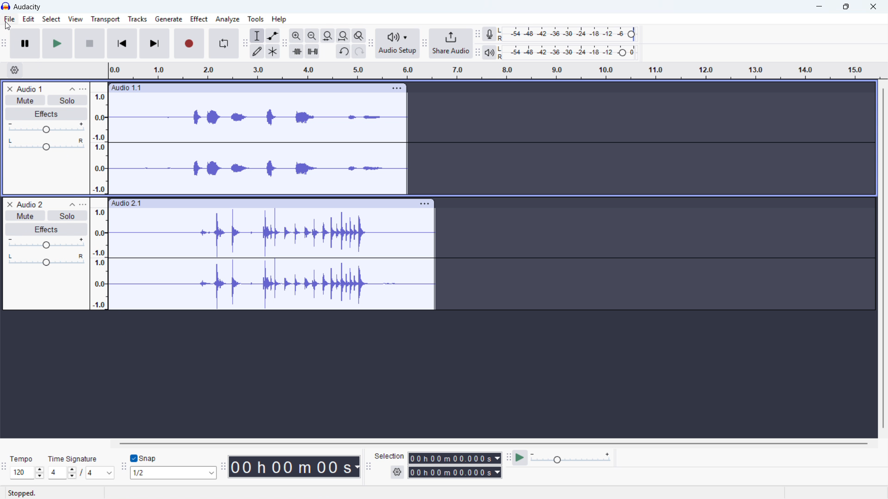  What do you see at coordinates (259, 149) in the screenshot?
I see `audio 1 wave form` at bounding box center [259, 149].